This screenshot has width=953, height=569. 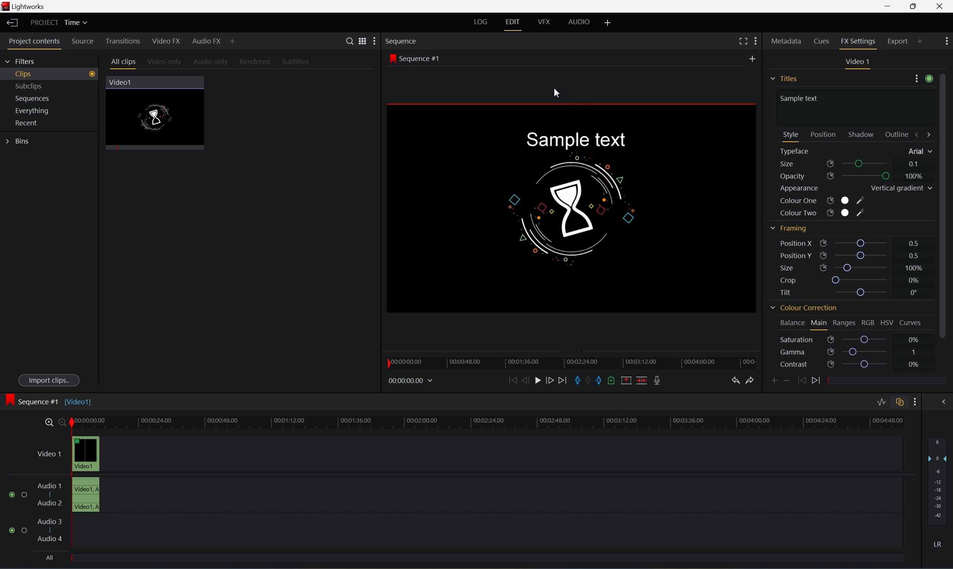 I want to click on Sequnce#1, so click(x=415, y=59).